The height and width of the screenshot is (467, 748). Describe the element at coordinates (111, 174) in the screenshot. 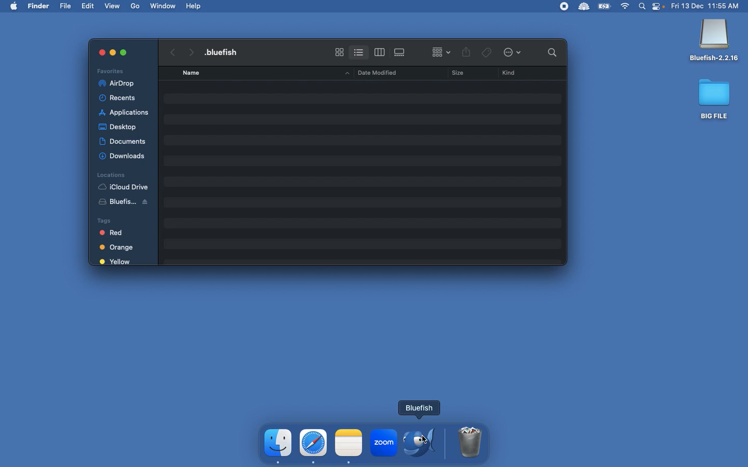

I see `Locations` at that location.